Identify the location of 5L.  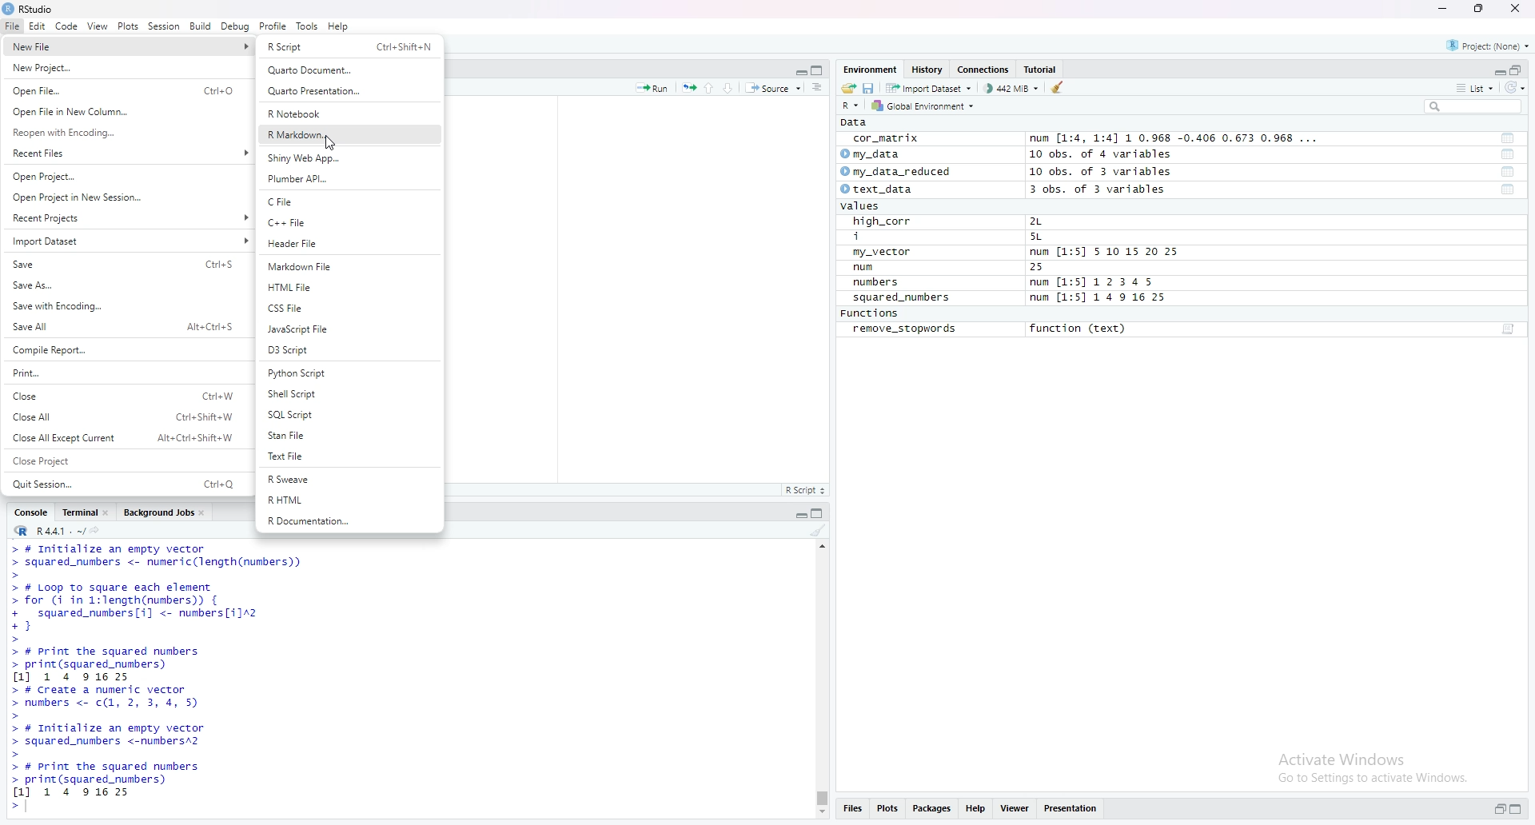
(1052, 236).